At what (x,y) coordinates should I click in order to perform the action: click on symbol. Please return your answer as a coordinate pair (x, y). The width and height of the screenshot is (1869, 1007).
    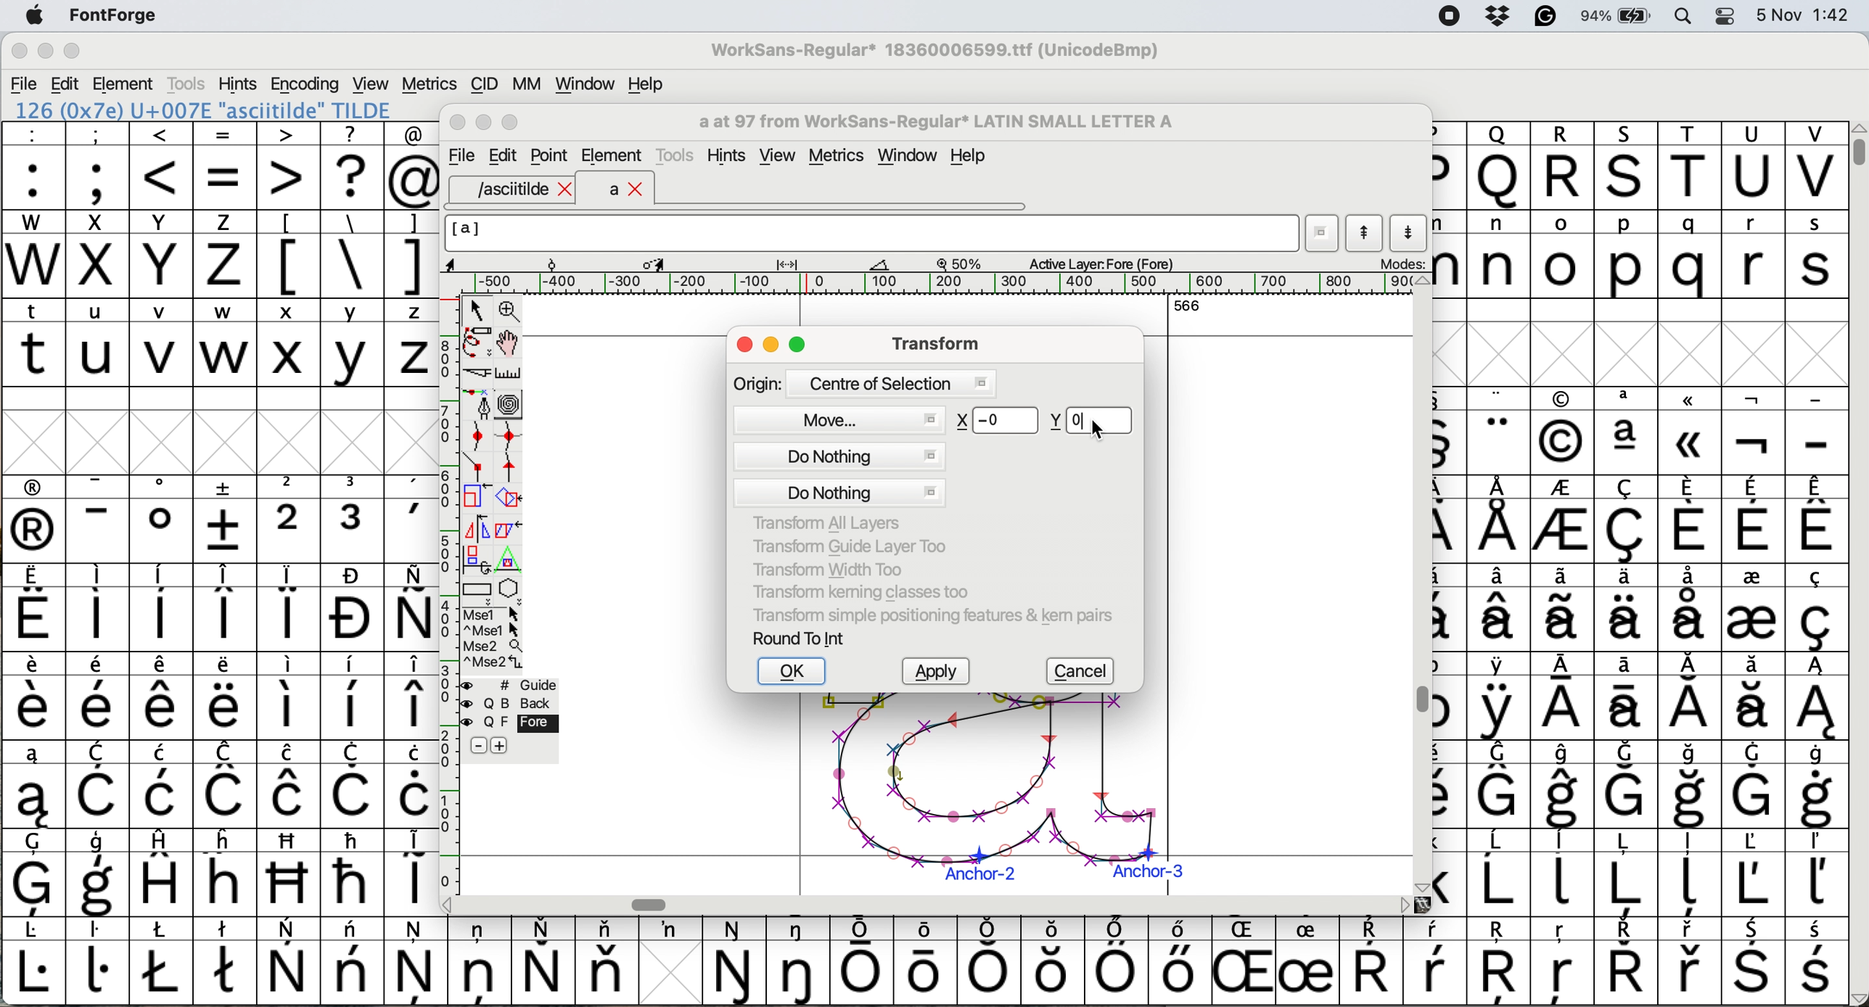
    Looking at the image, I should click on (162, 961).